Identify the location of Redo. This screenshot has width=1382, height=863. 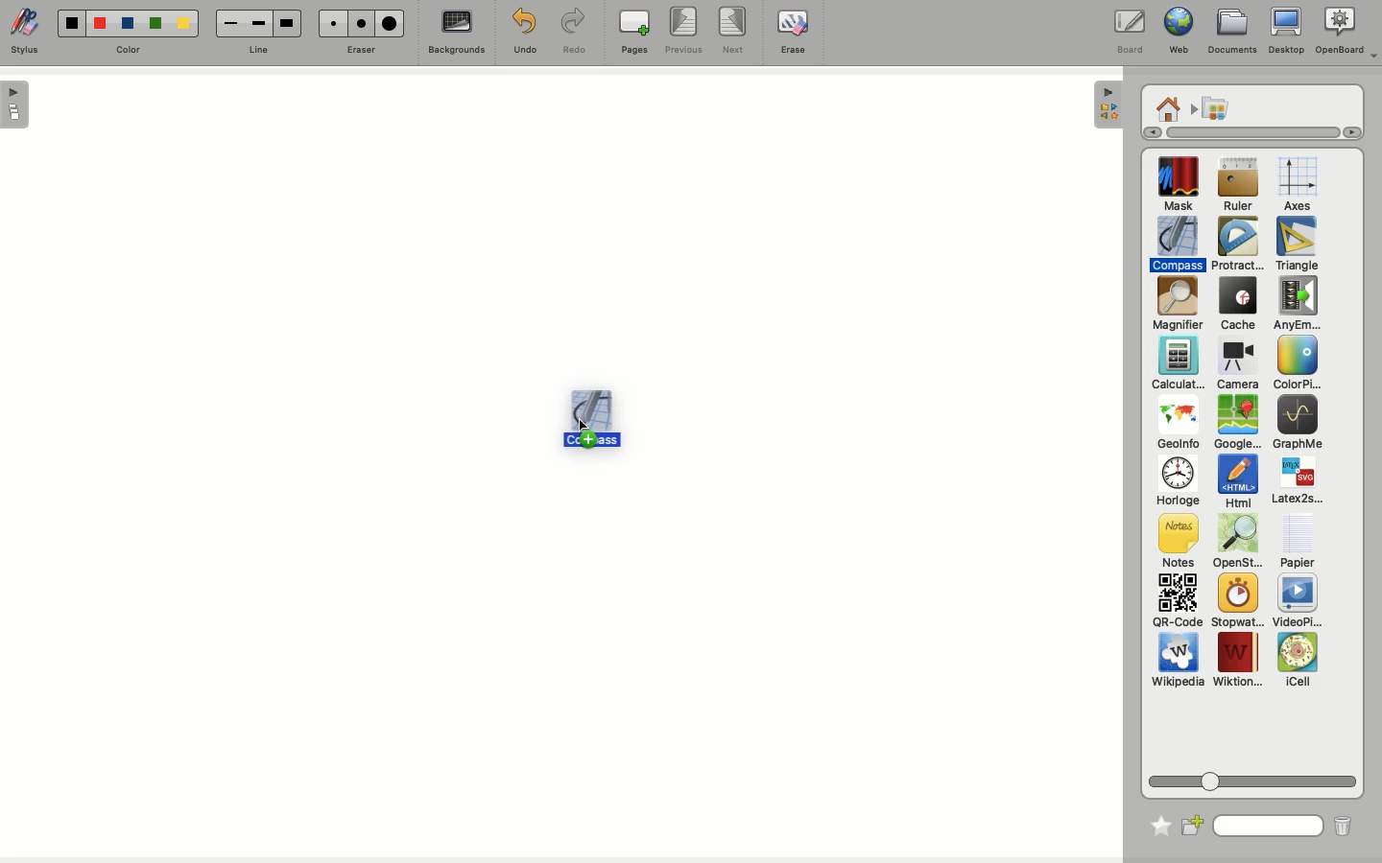
(575, 33).